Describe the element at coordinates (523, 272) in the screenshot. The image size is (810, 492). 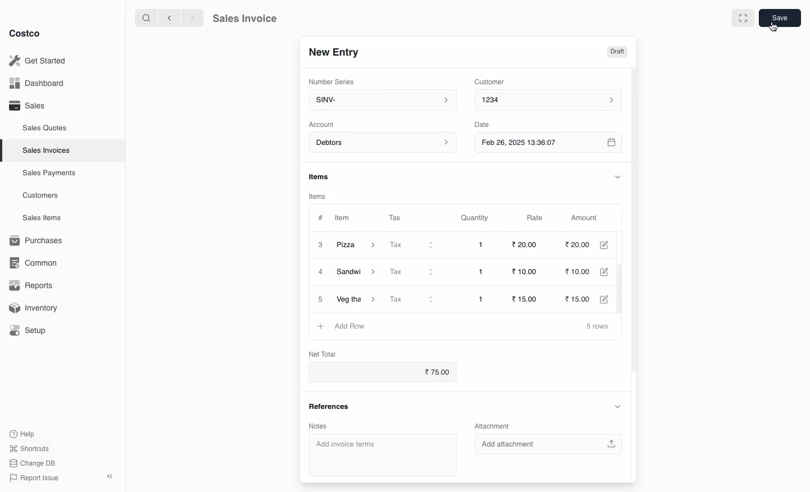
I see `10.00` at that location.